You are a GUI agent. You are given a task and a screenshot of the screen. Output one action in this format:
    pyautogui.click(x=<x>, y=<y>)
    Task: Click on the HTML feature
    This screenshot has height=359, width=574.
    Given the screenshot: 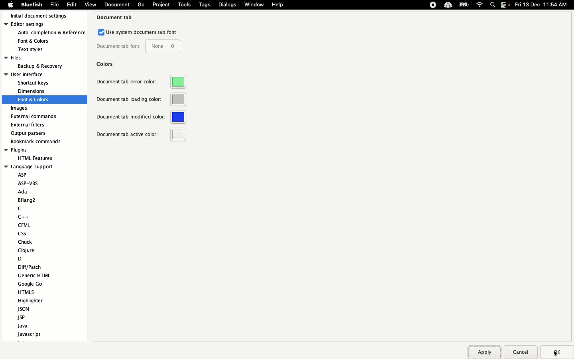 What is the action you would take?
    pyautogui.click(x=33, y=158)
    